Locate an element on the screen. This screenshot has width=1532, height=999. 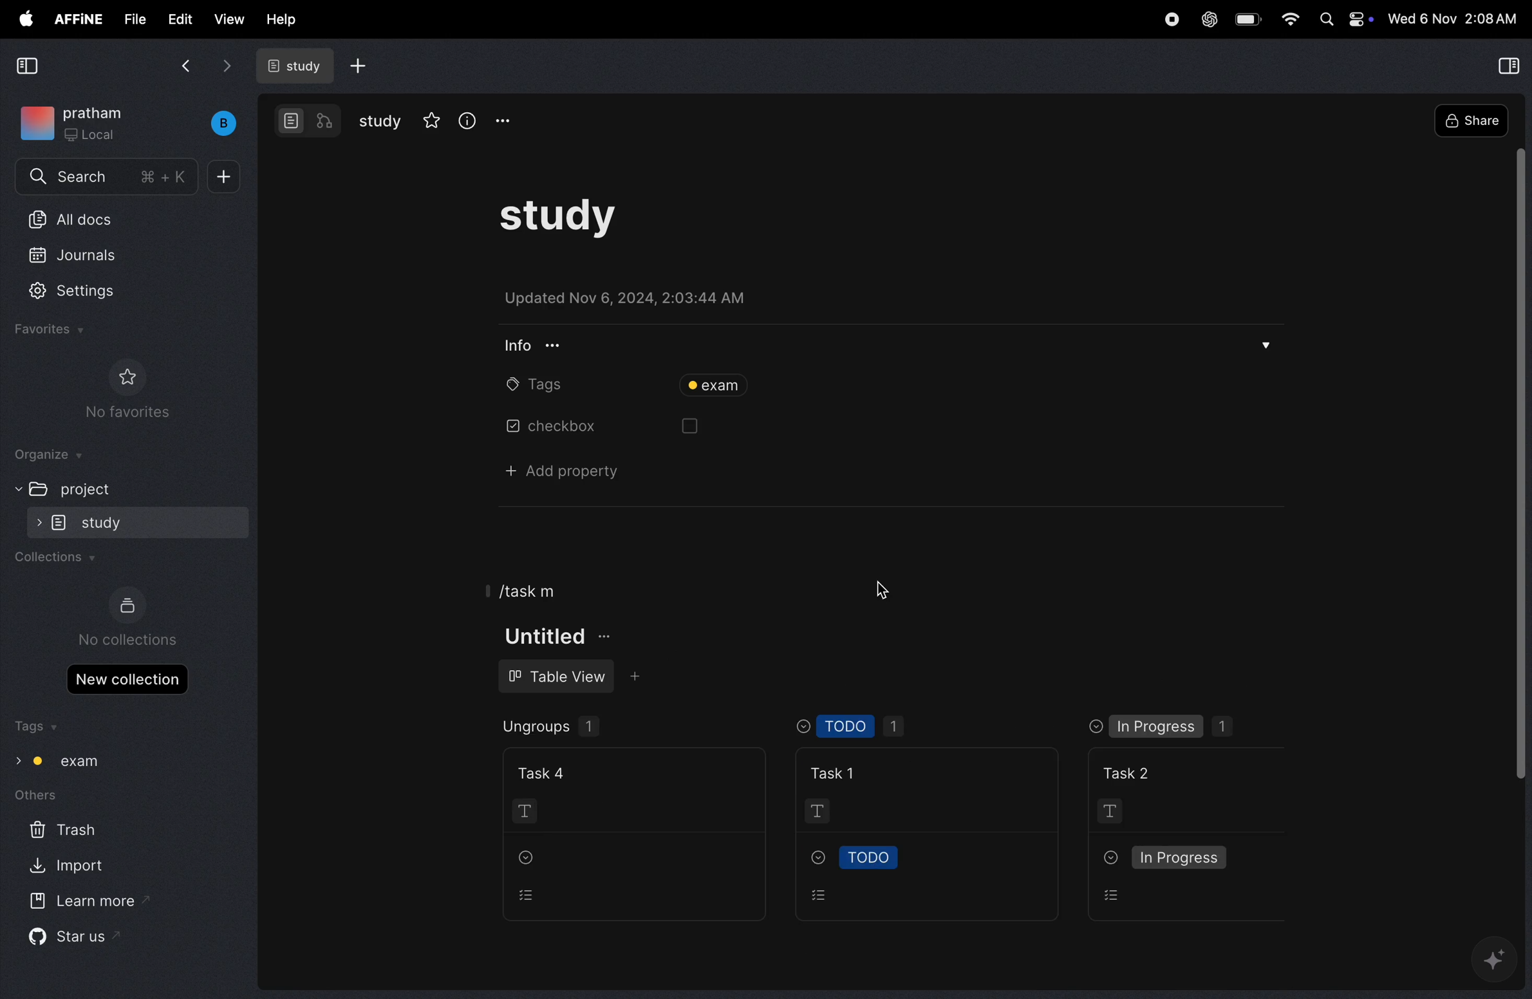
import is located at coordinates (68, 866).